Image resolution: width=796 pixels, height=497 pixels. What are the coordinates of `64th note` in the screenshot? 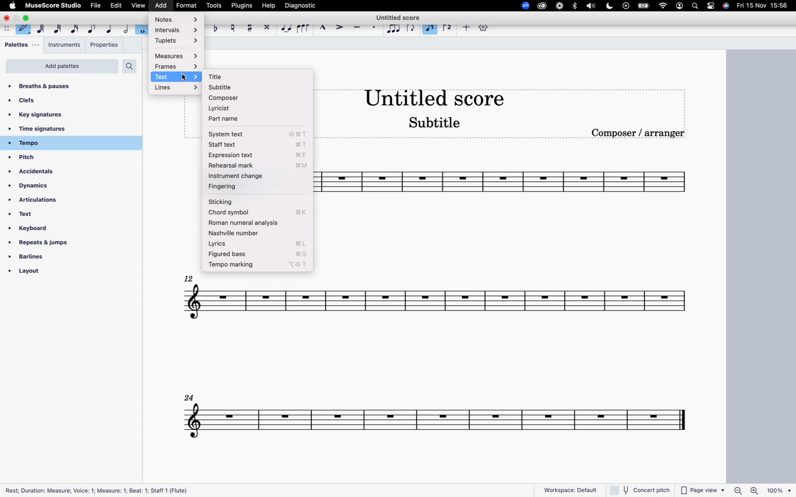 It's located at (38, 27).